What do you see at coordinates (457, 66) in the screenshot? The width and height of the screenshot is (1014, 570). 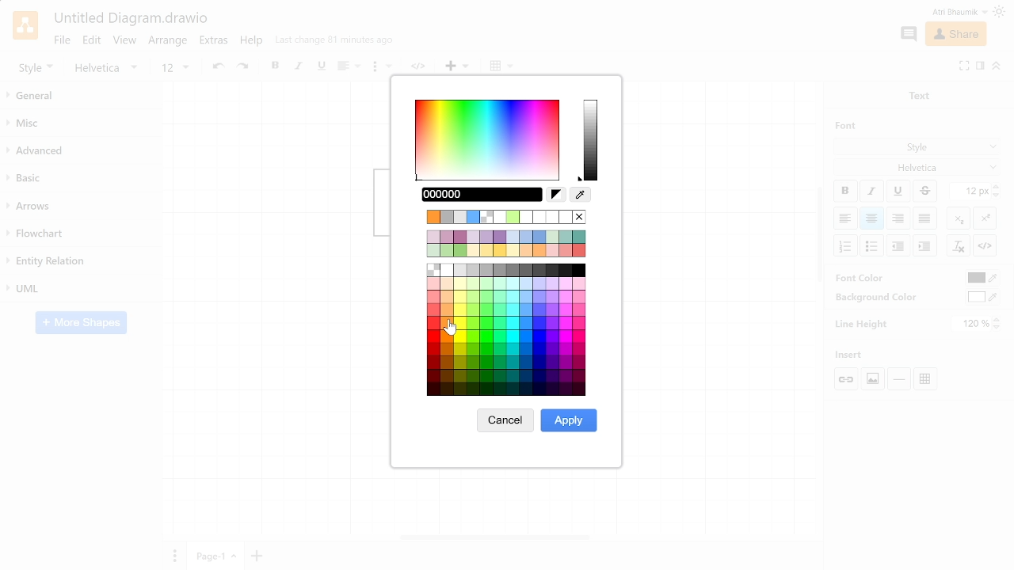 I see `insert` at bounding box center [457, 66].